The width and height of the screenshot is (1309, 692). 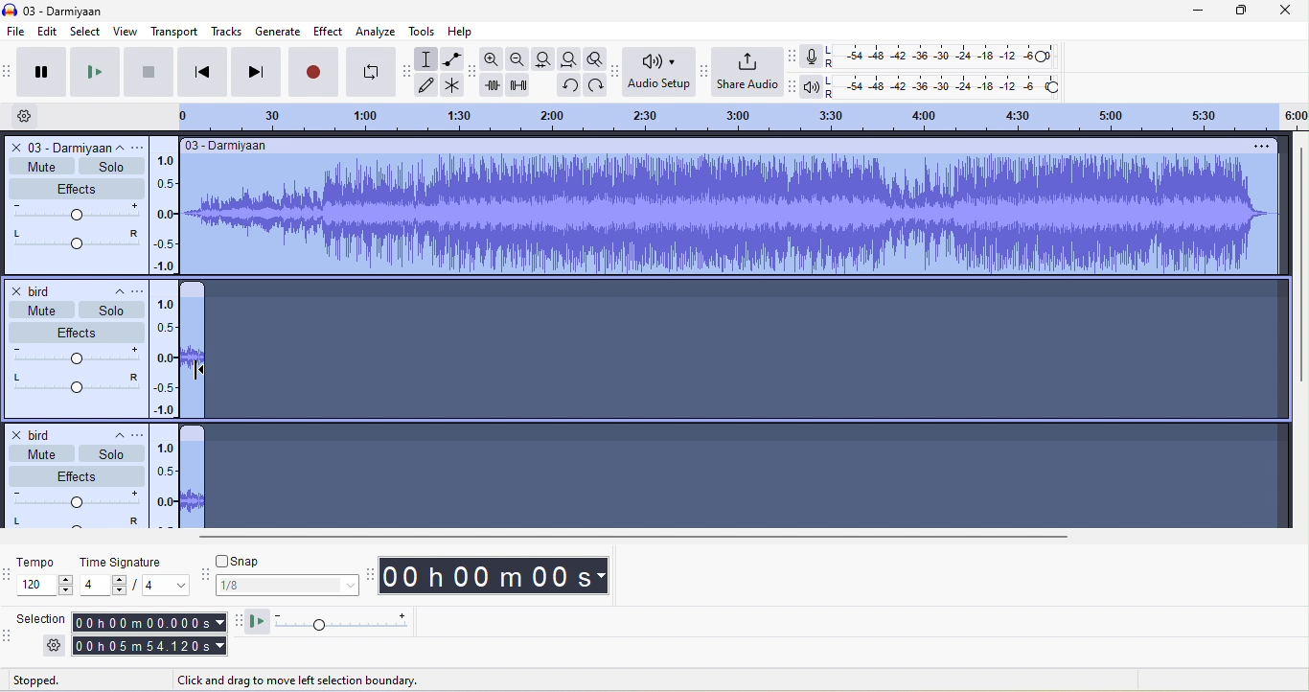 What do you see at coordinates (75, 241) in the screenshot?
I see `pan: center` at bounding box center [75, 241].